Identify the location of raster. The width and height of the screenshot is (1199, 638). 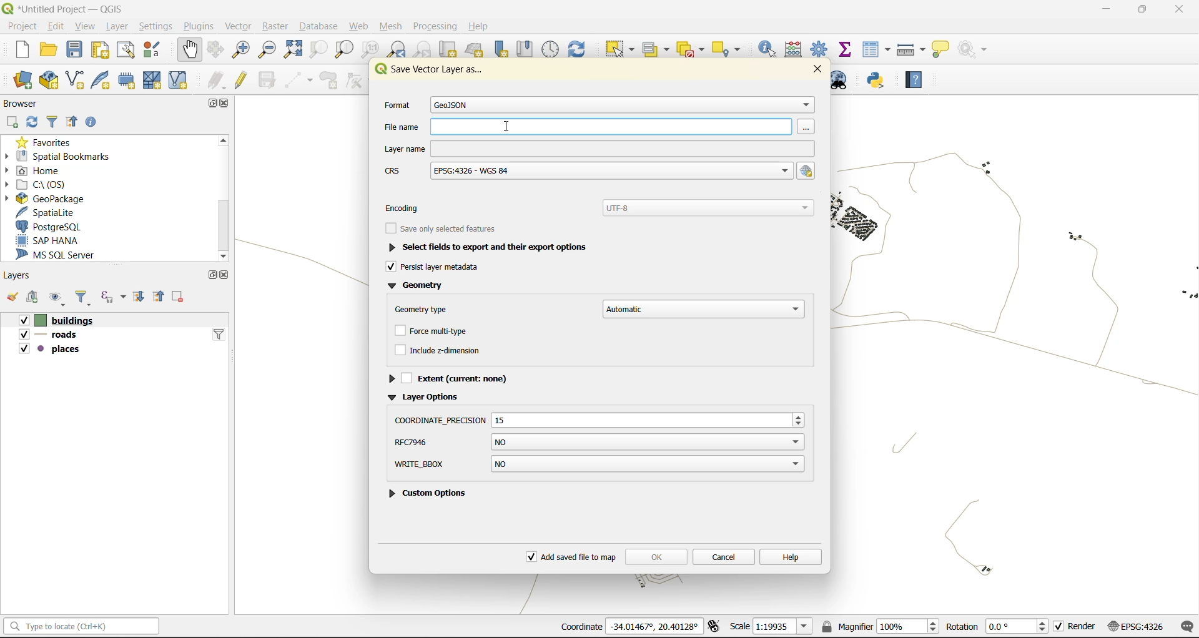
(279, 26).